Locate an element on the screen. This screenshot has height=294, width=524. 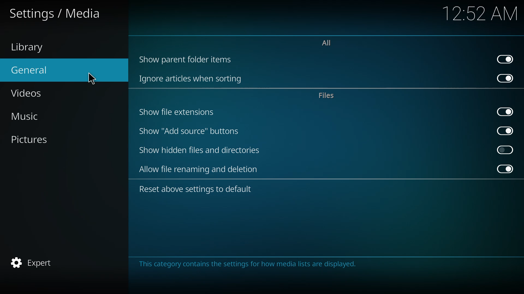
show add source button is located at coordinates (189, 131).